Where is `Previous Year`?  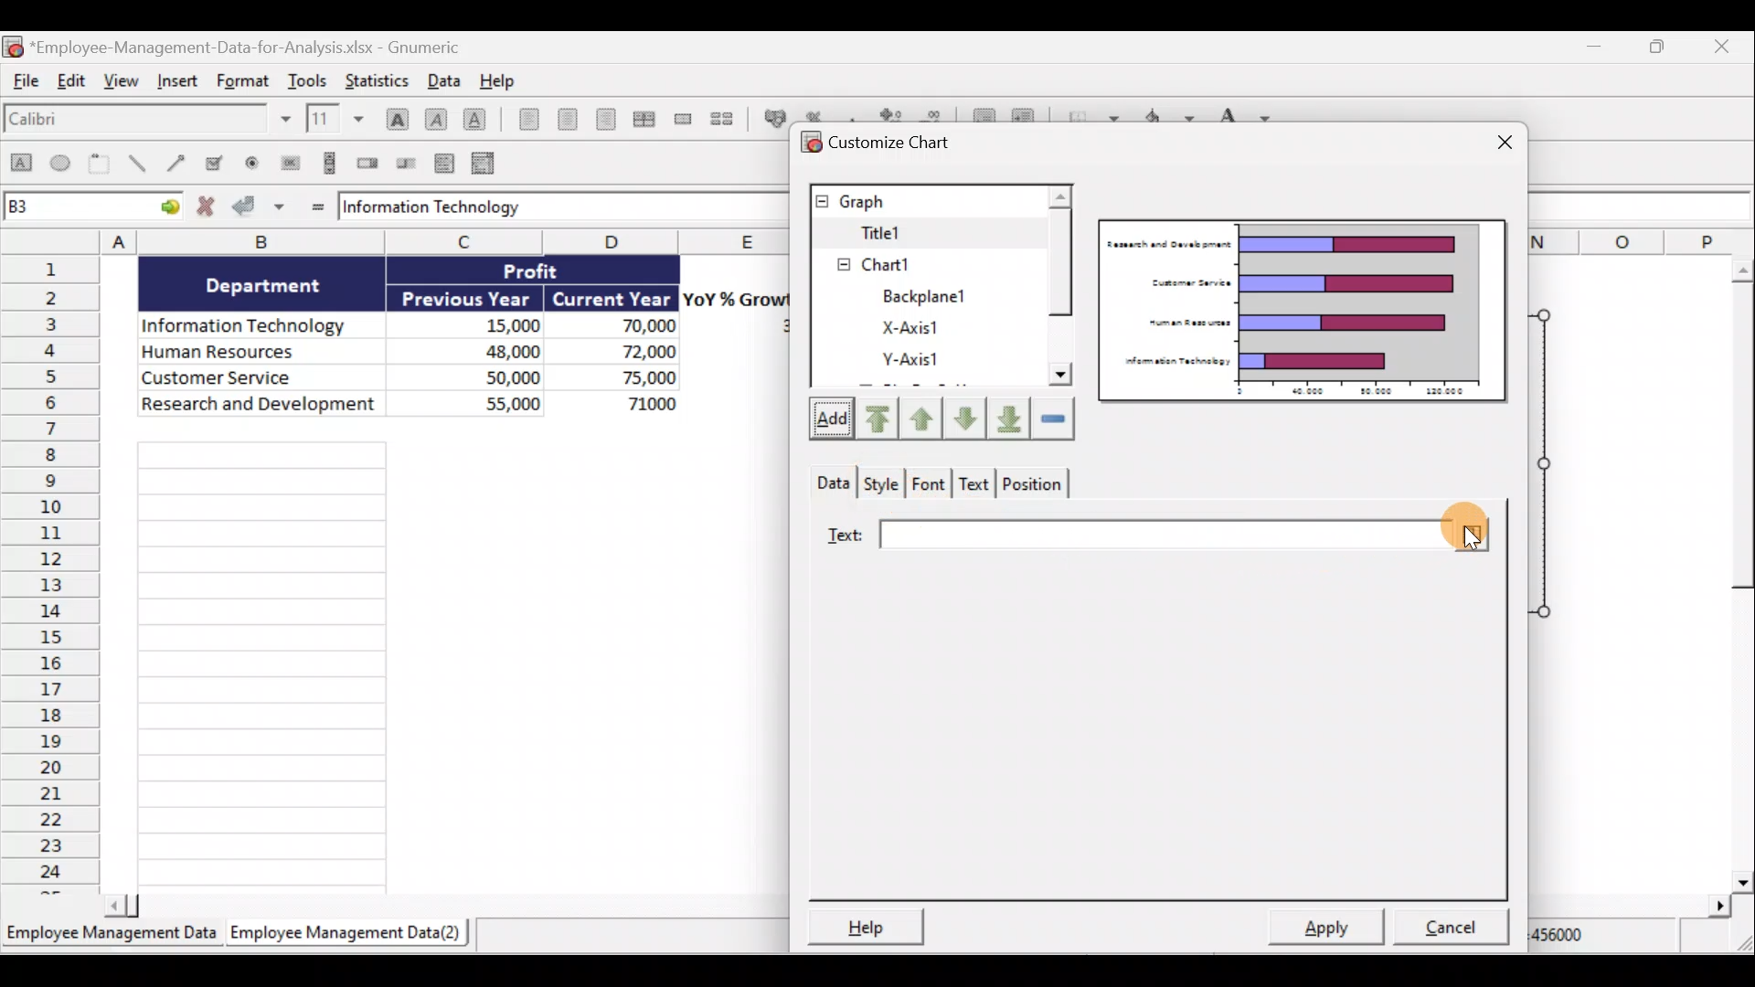
Previous Year is located at coordinates (468, 295).